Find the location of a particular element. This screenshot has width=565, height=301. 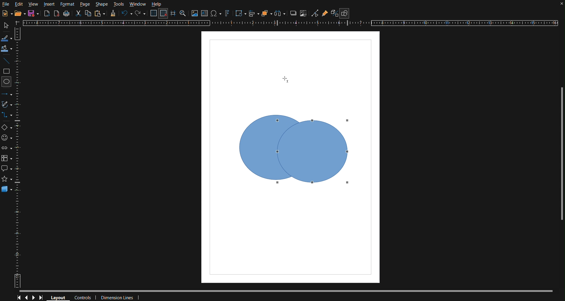

Toggle Point Edit Mode is located at coordinates (315, 14).